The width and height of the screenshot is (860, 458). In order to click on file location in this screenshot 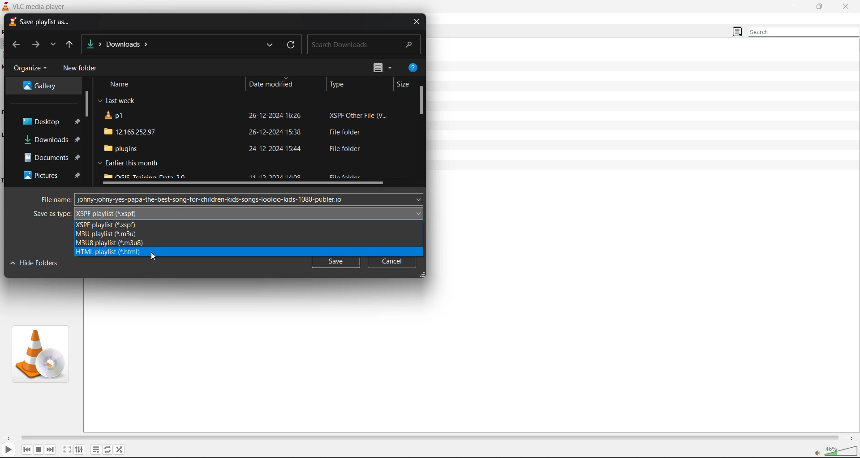, I will do `click(120, 44)`.